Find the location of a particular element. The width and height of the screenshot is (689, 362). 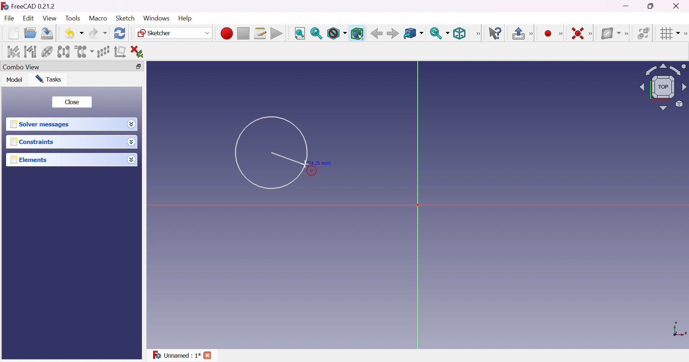

[Sketcher edit tools] is located at coordinates (685, 33).